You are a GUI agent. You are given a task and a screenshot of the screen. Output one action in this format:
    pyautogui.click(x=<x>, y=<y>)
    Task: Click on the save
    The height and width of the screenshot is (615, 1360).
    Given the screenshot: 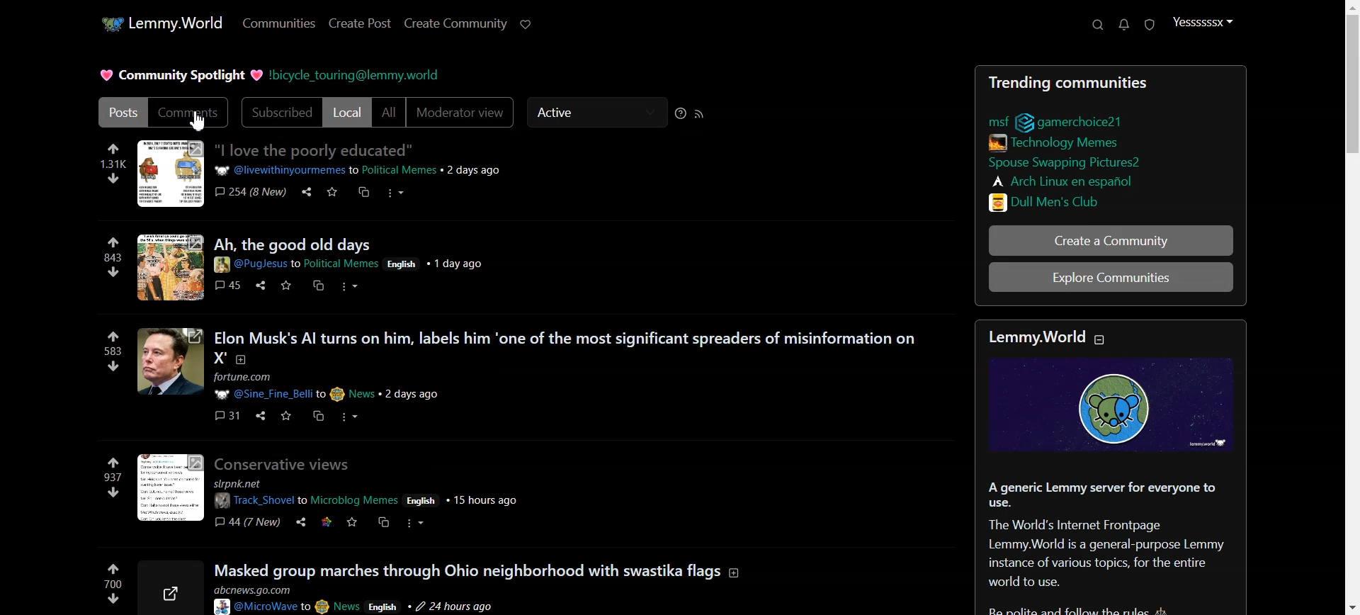 What is the action you would take?
    pyautogui.click(x=349, y=522)
    